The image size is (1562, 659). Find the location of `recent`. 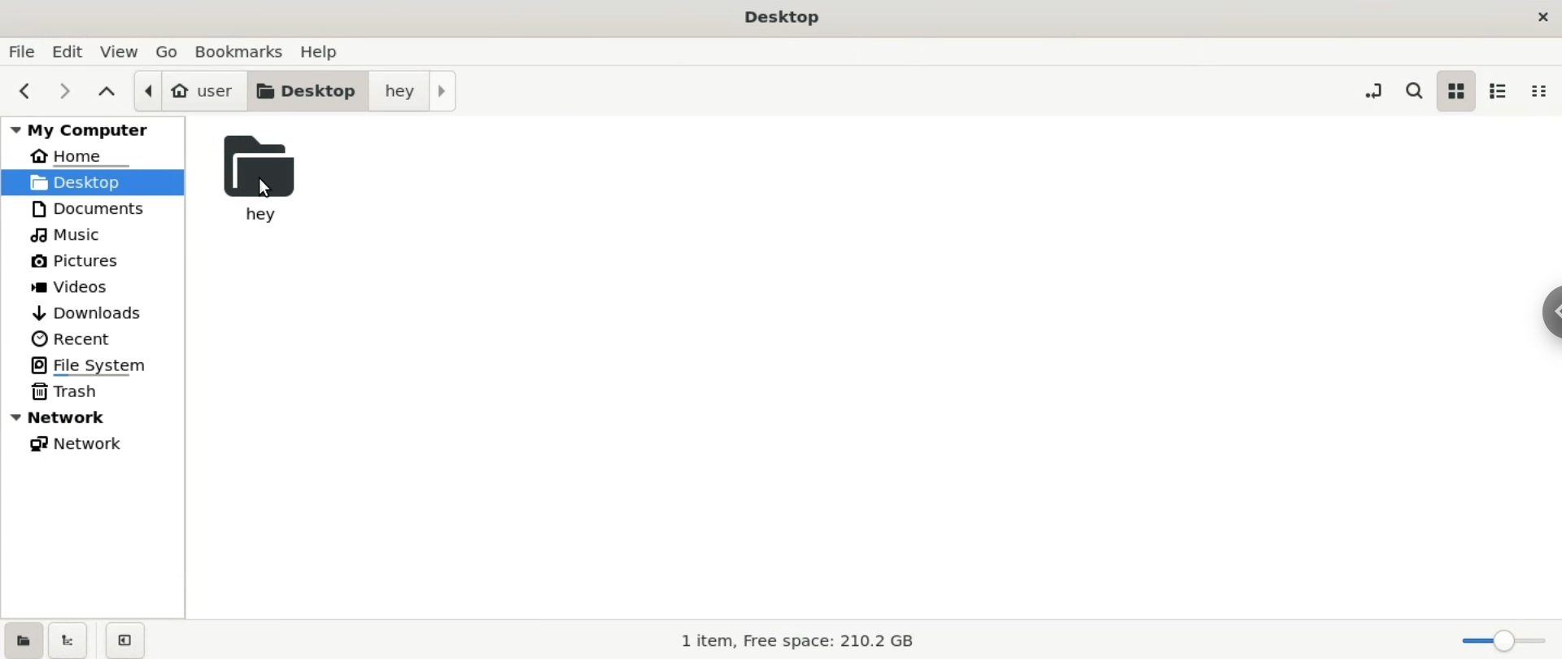

recent is located at coordinates (94, 338).